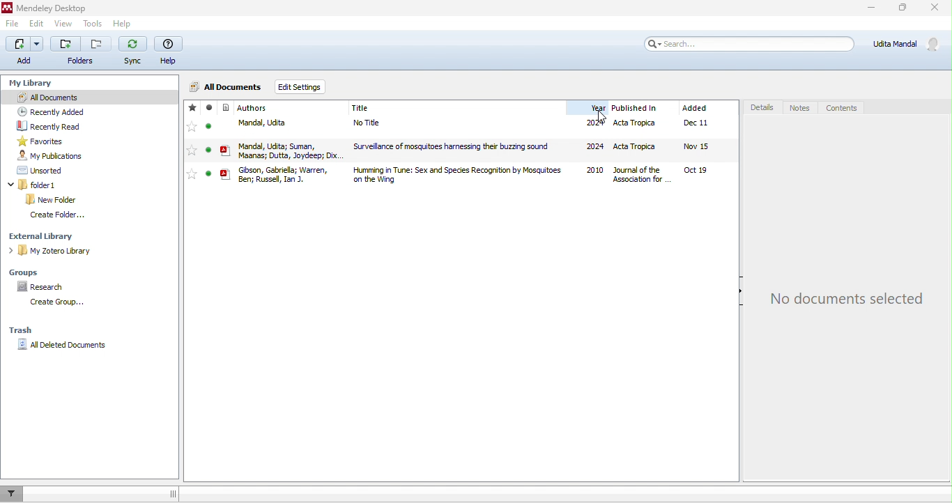 The image size is (952, 503). I want to click on help, so click(121, 24).